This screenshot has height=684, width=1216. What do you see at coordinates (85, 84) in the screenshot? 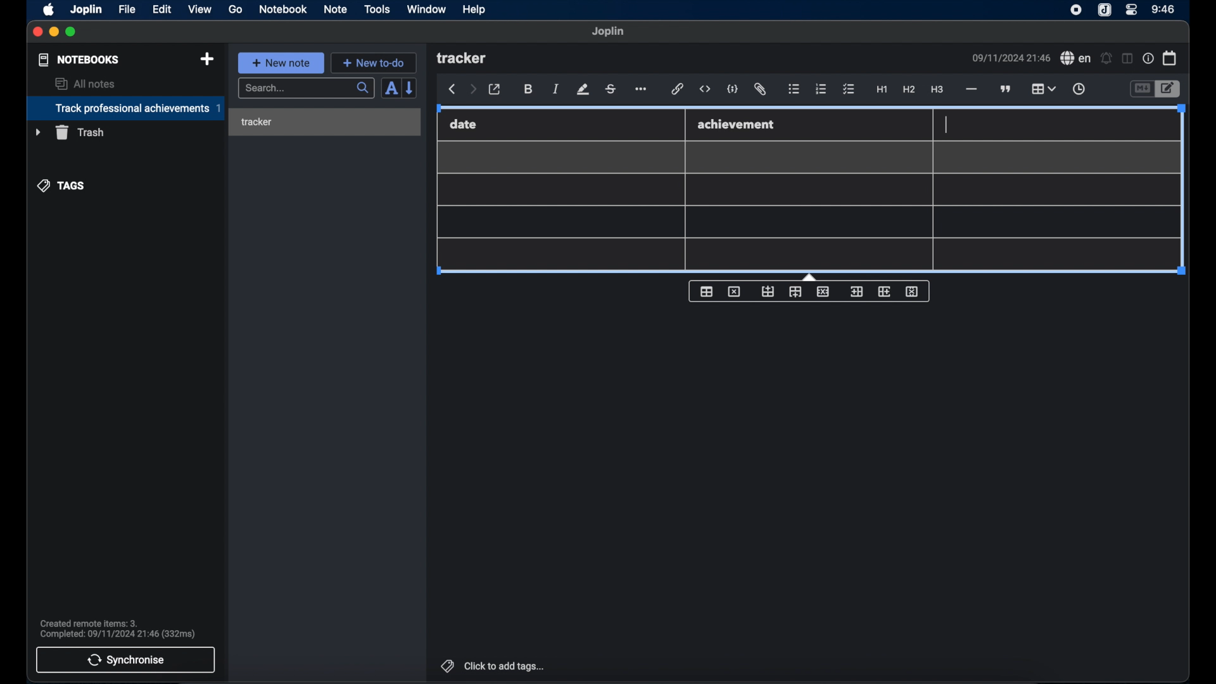
I see `all  notes` at bounding box center [85, 84].